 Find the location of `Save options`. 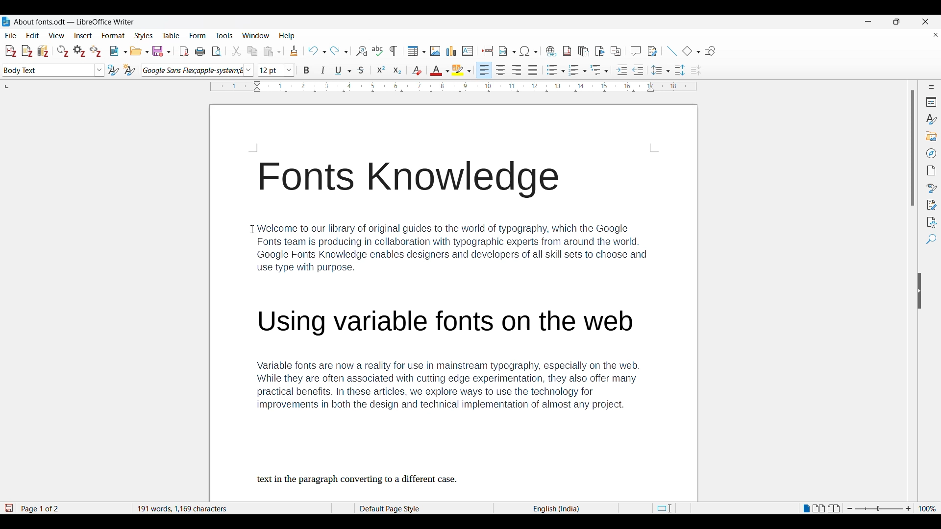

Save options is located at coordinates (161, 51).